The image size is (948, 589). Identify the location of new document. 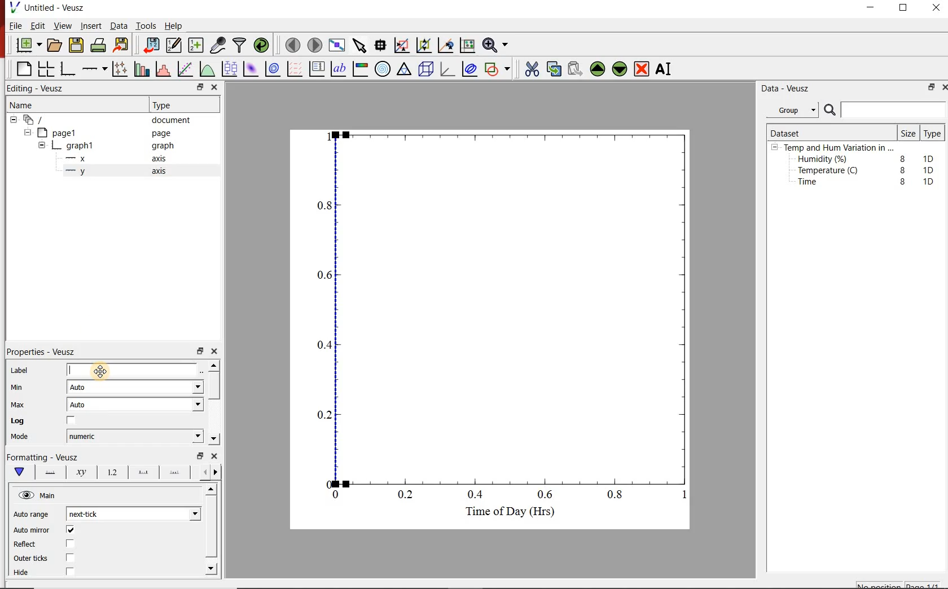
(28, 45).